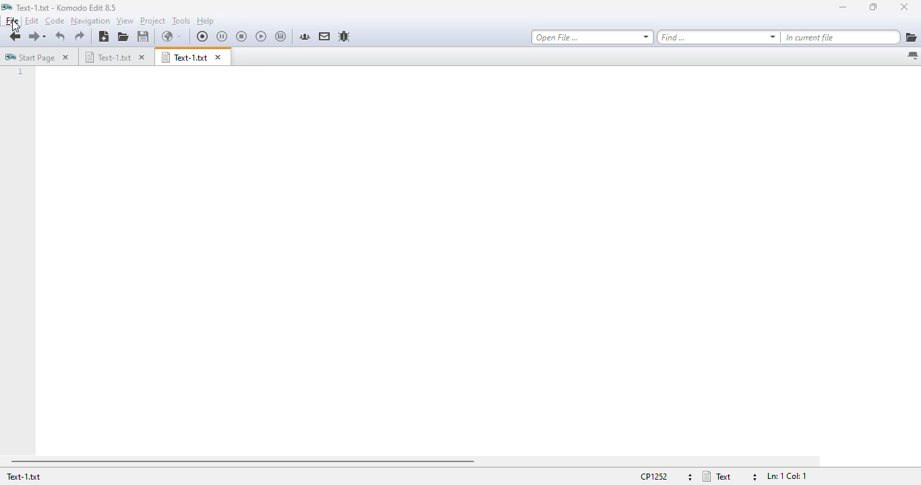 The height and width of the screenshot is (485, 921). I want to click on file encoding, so click(664, 476).